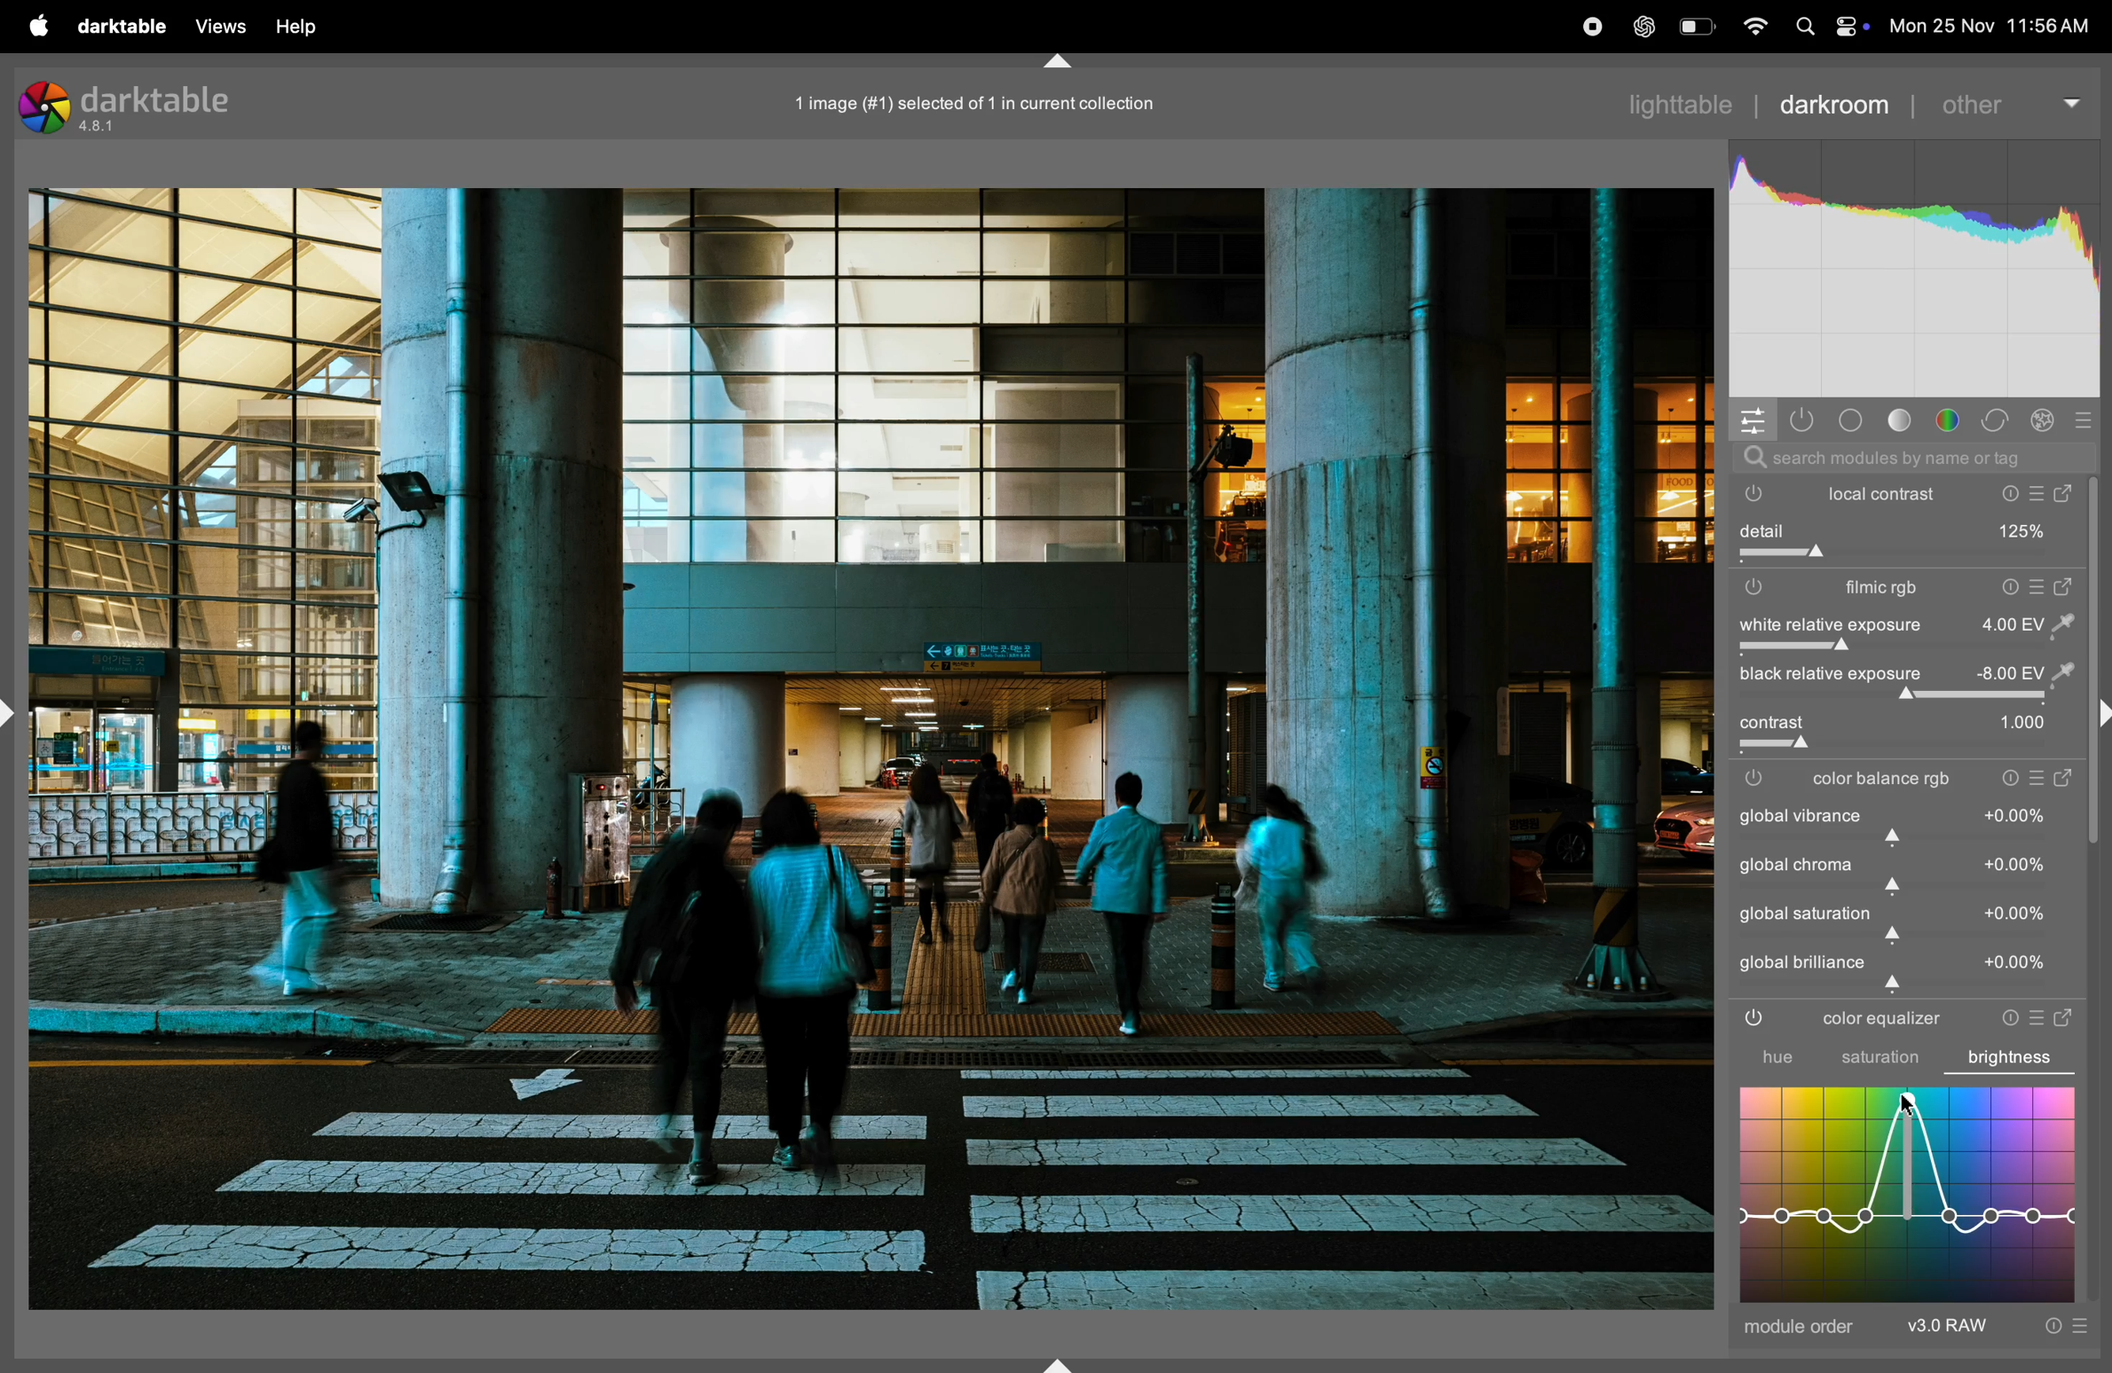 The height and width of the screenshot is (1373, 2112). What do you see at coordinates (2019, 1054) in the screenshot?
I see `brightness` at bounding box center [2019, 1054].